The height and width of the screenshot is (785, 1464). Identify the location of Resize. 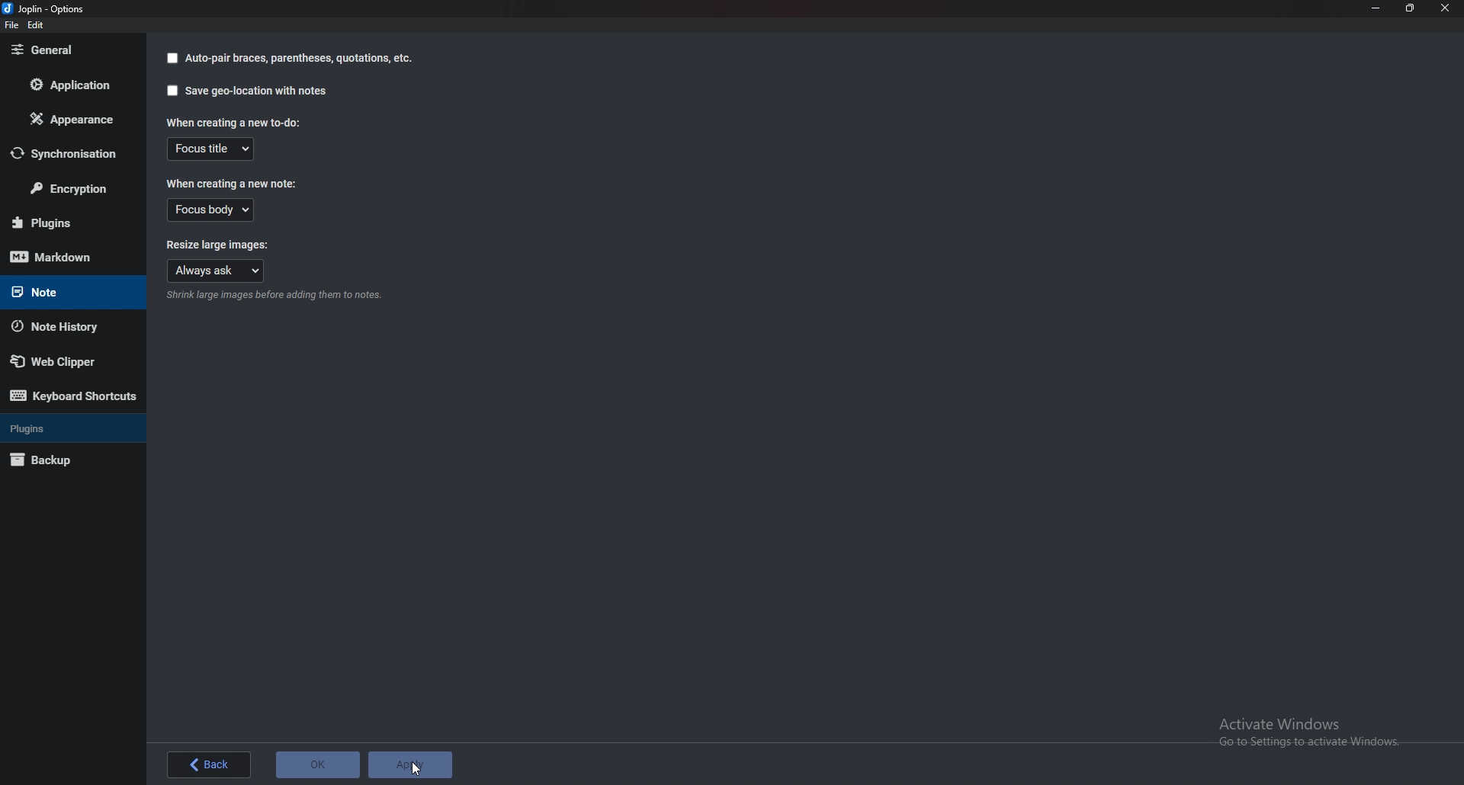
(1413, 8).